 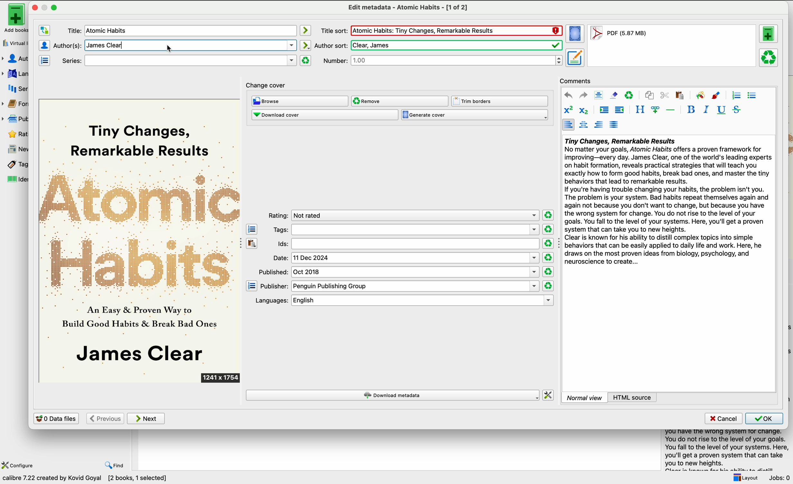 What do you see at coordinates (306, 30) in the screenshot?
I see `automatically mode icon` at bounding box center [306, 30].